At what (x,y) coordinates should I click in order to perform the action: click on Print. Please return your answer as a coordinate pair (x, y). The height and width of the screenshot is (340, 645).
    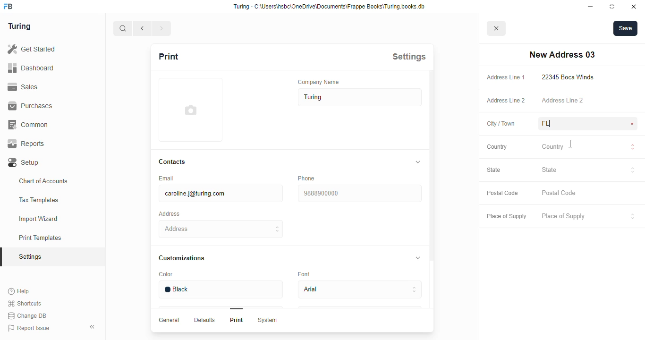
    Looking at the image, I should click on (237, 320).